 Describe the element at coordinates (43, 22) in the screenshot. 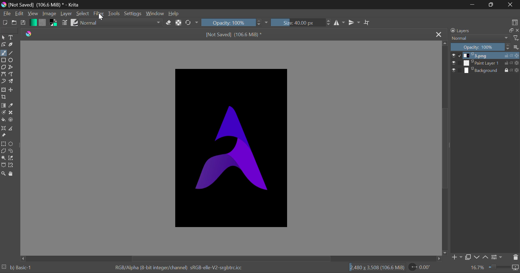

I see `Pattern` at that location.